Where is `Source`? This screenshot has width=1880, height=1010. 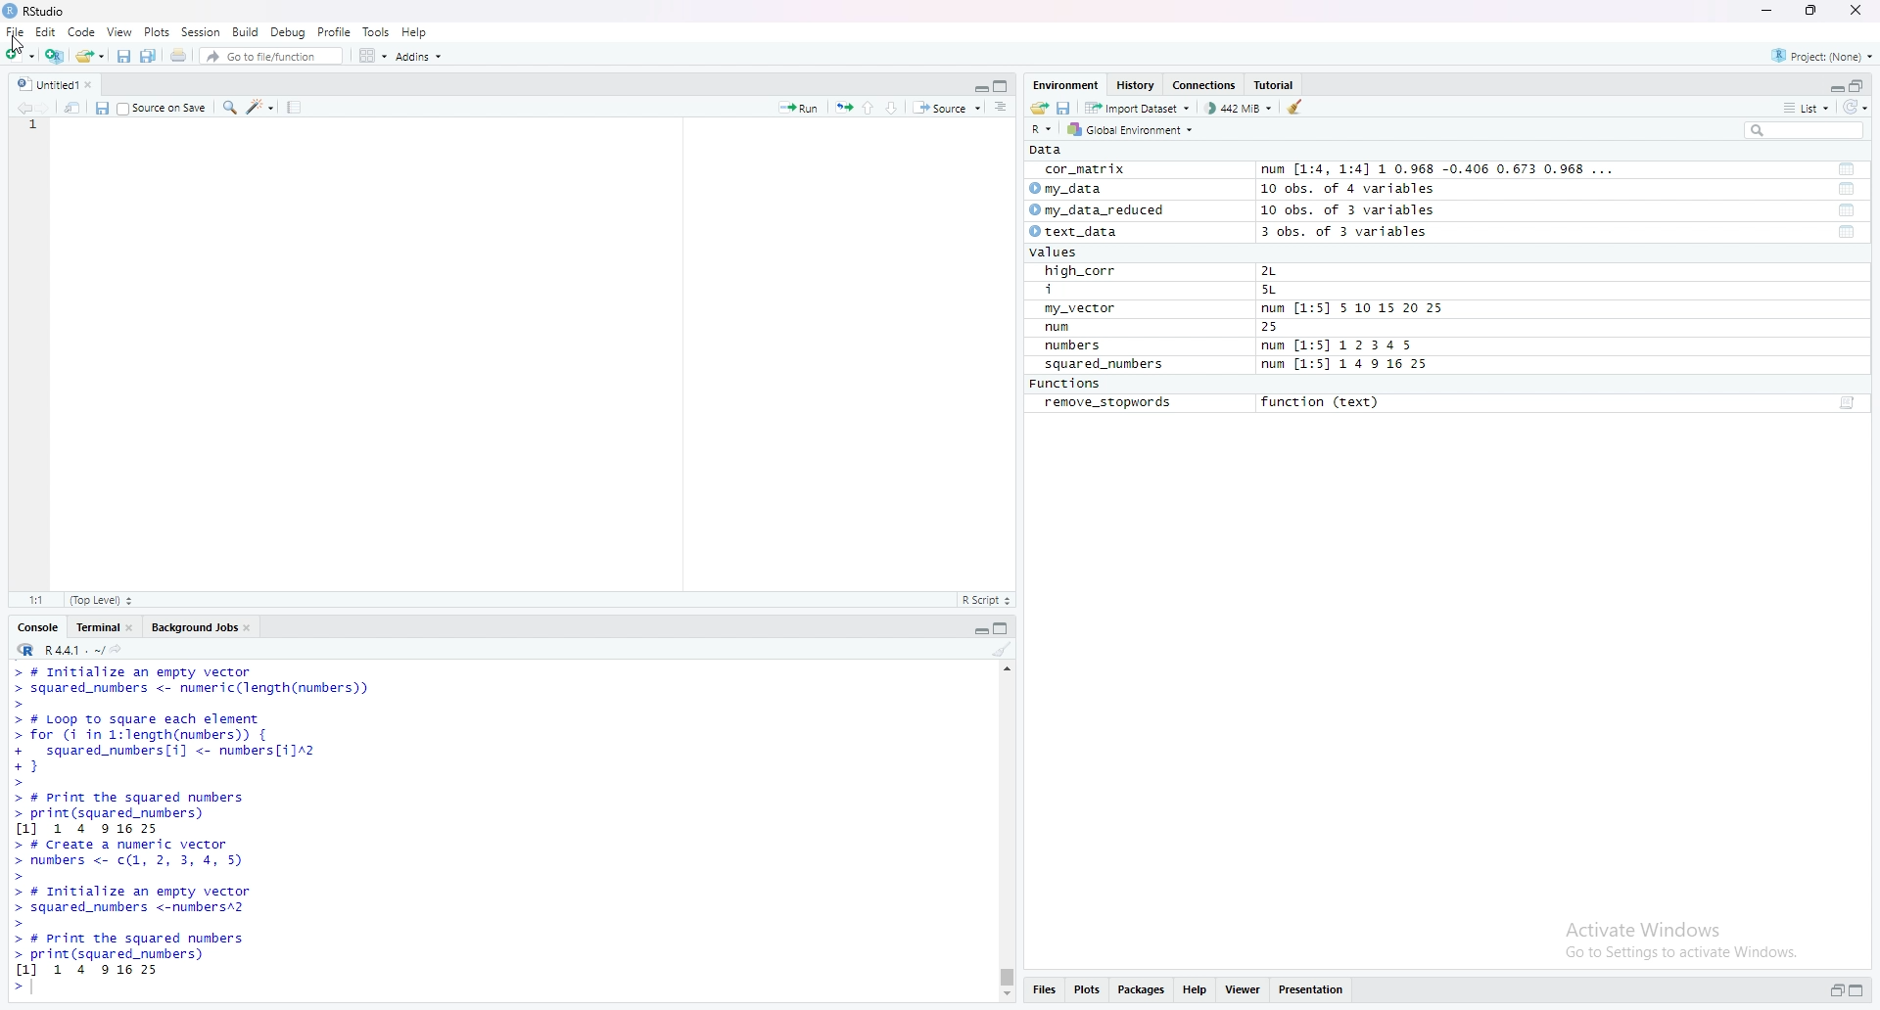
Source is located at coordinates (950, 109).